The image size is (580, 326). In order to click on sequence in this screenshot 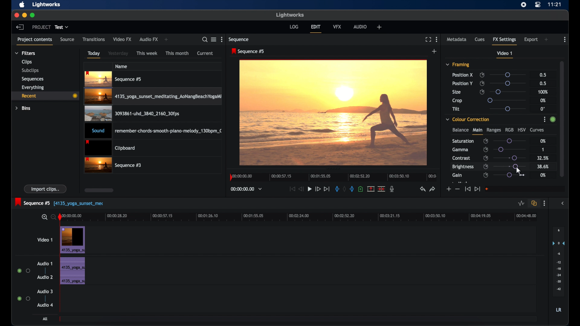, I will do `click(239, 40)`.